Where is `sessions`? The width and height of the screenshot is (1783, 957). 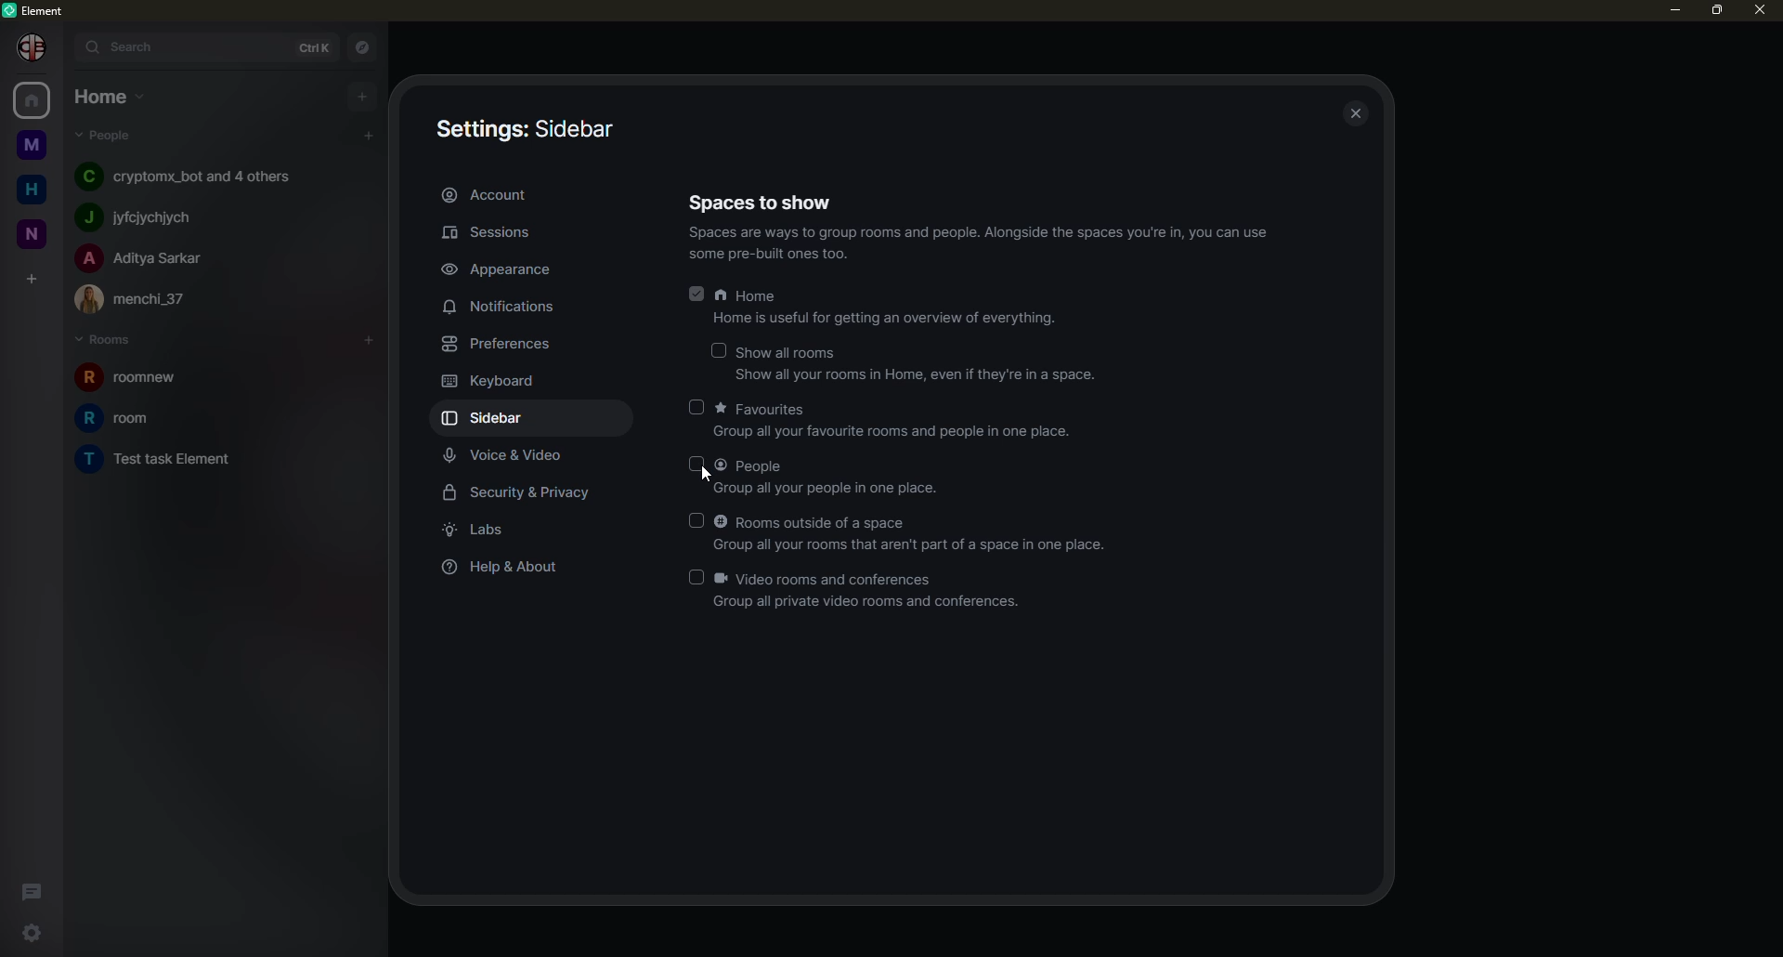 sessions is located at coordinates (503, 233).